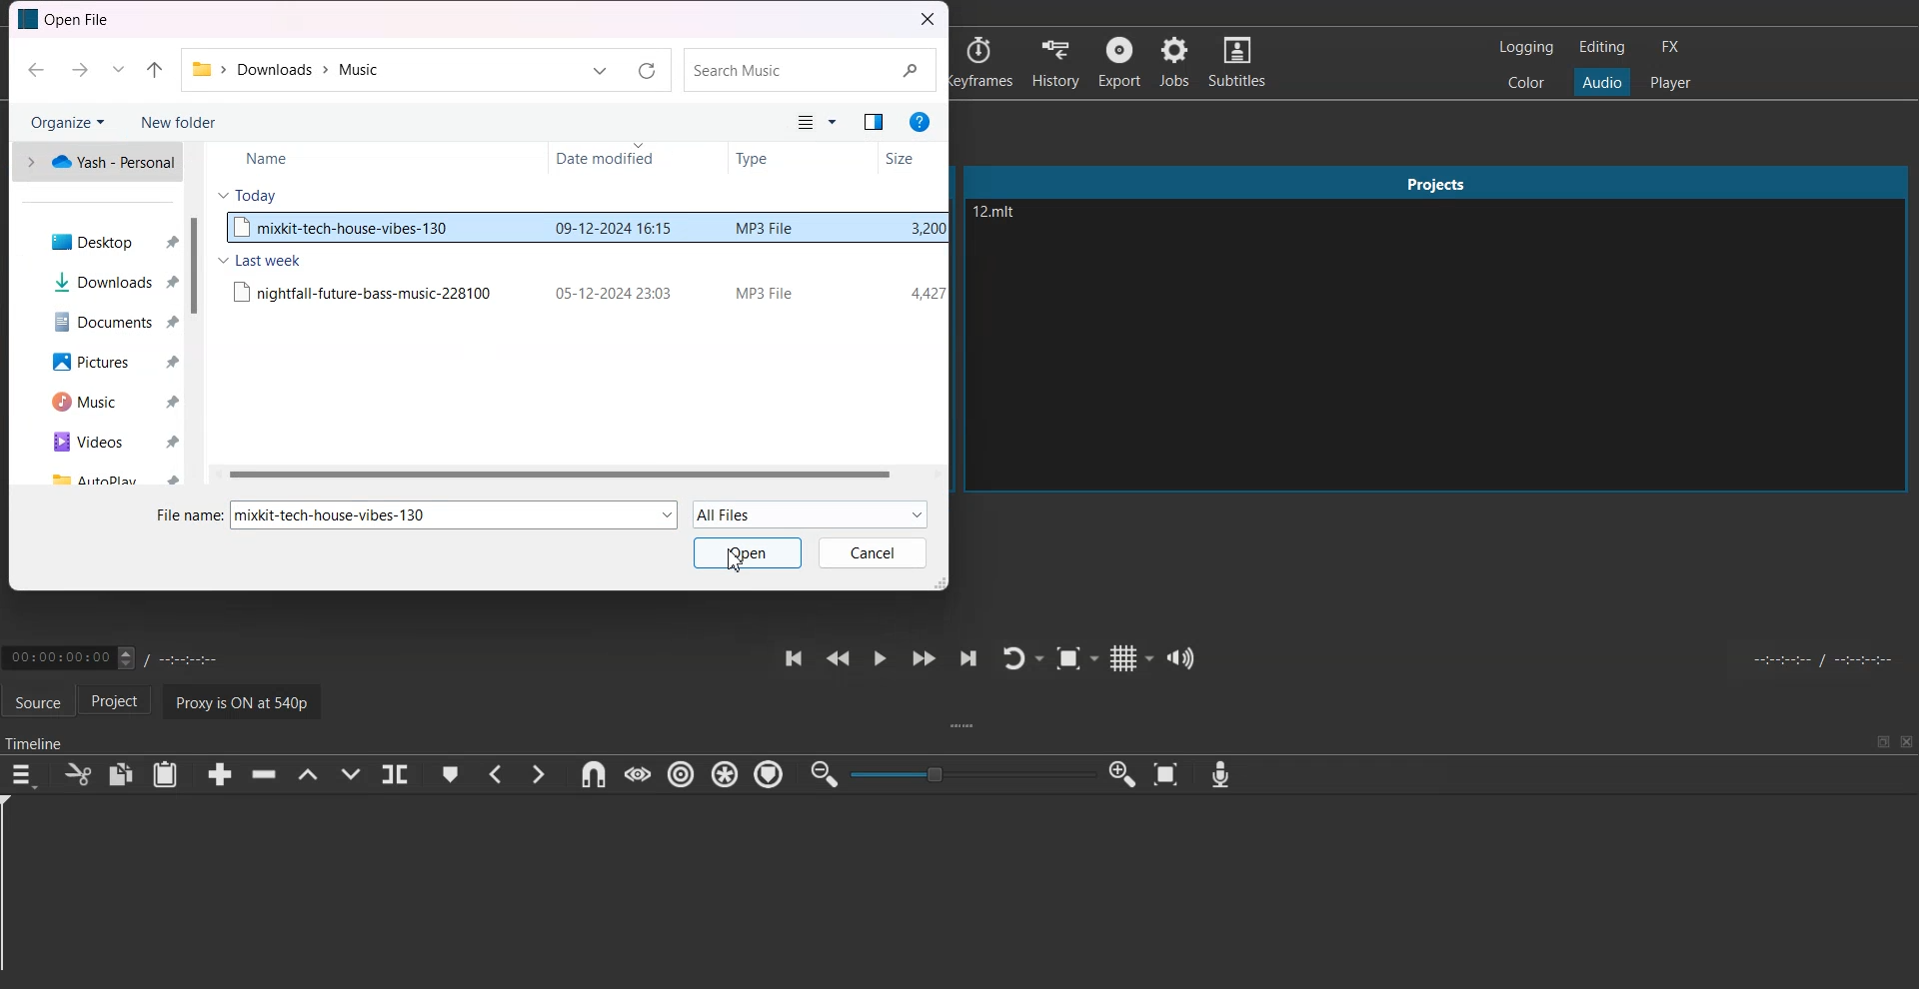 The width and height of the screenshot is (1919, 989). I want to click on One Drive File, so click(95, 162).